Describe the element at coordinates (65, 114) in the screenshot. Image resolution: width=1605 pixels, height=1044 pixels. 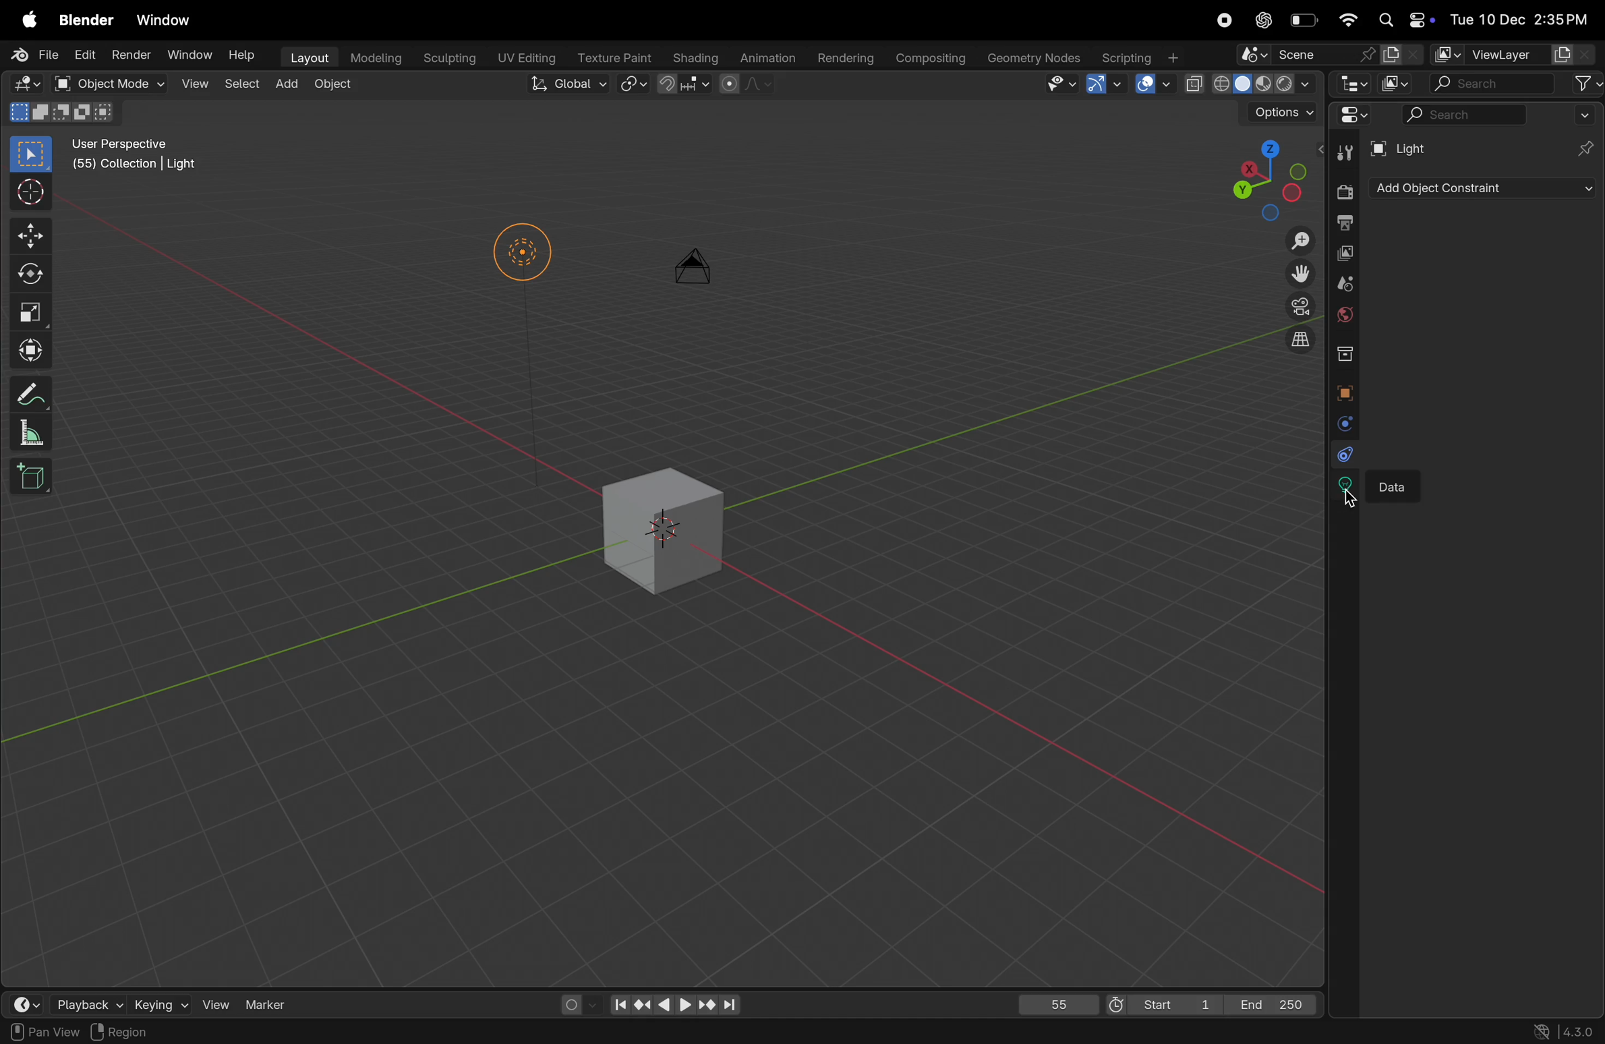
I see `modes` at that location.